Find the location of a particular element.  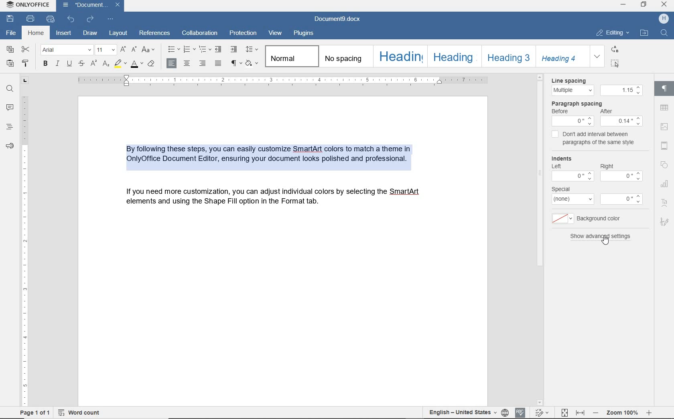

shape is located at coordinates (666, 164).